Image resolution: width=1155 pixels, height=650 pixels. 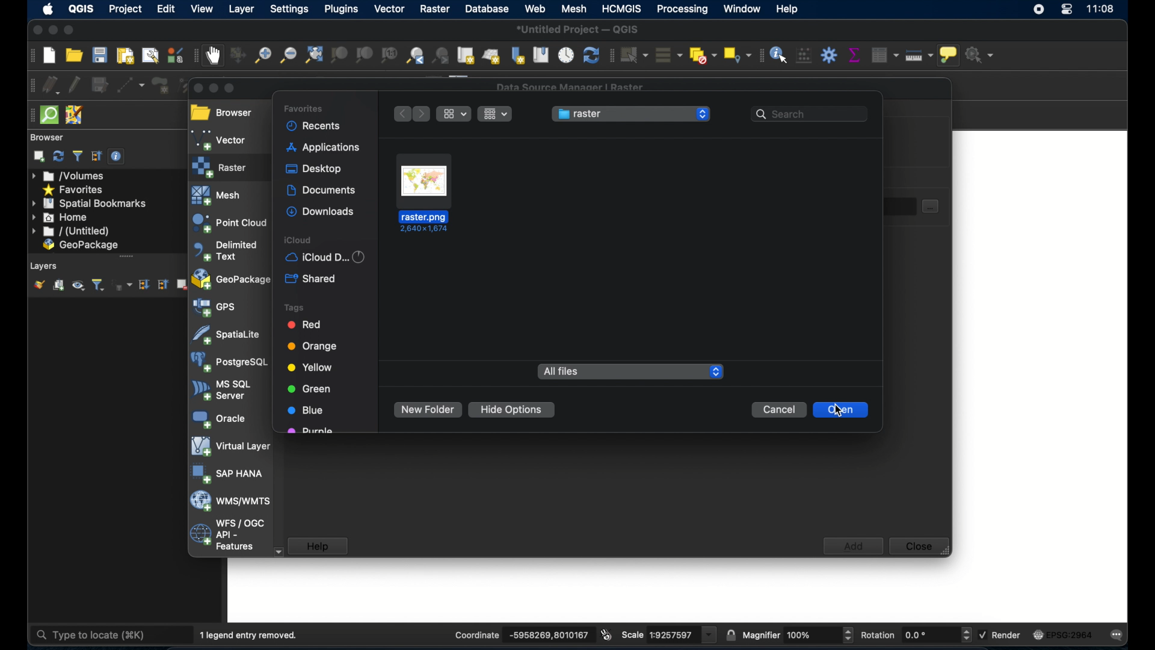 What do you see at coordinates (402, 113) in the screenshot?
I see `previous` at bounding box center [402, 113].